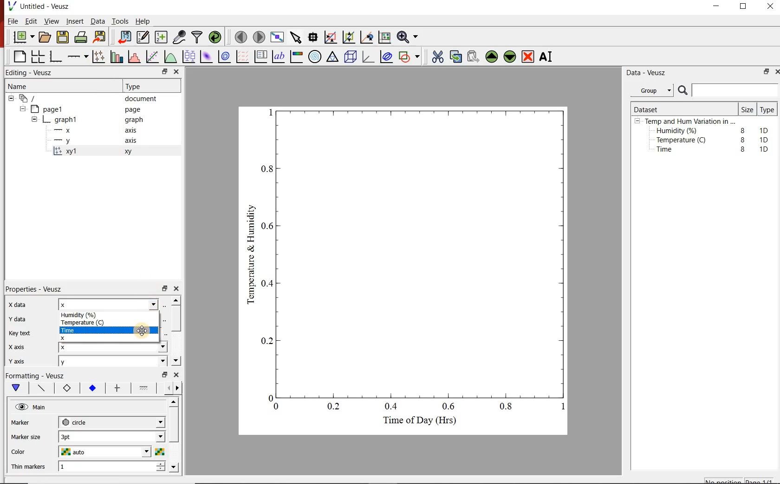  Describe the element at coordinates (163, 334) in the screenshot. I see `edit text` at that location.